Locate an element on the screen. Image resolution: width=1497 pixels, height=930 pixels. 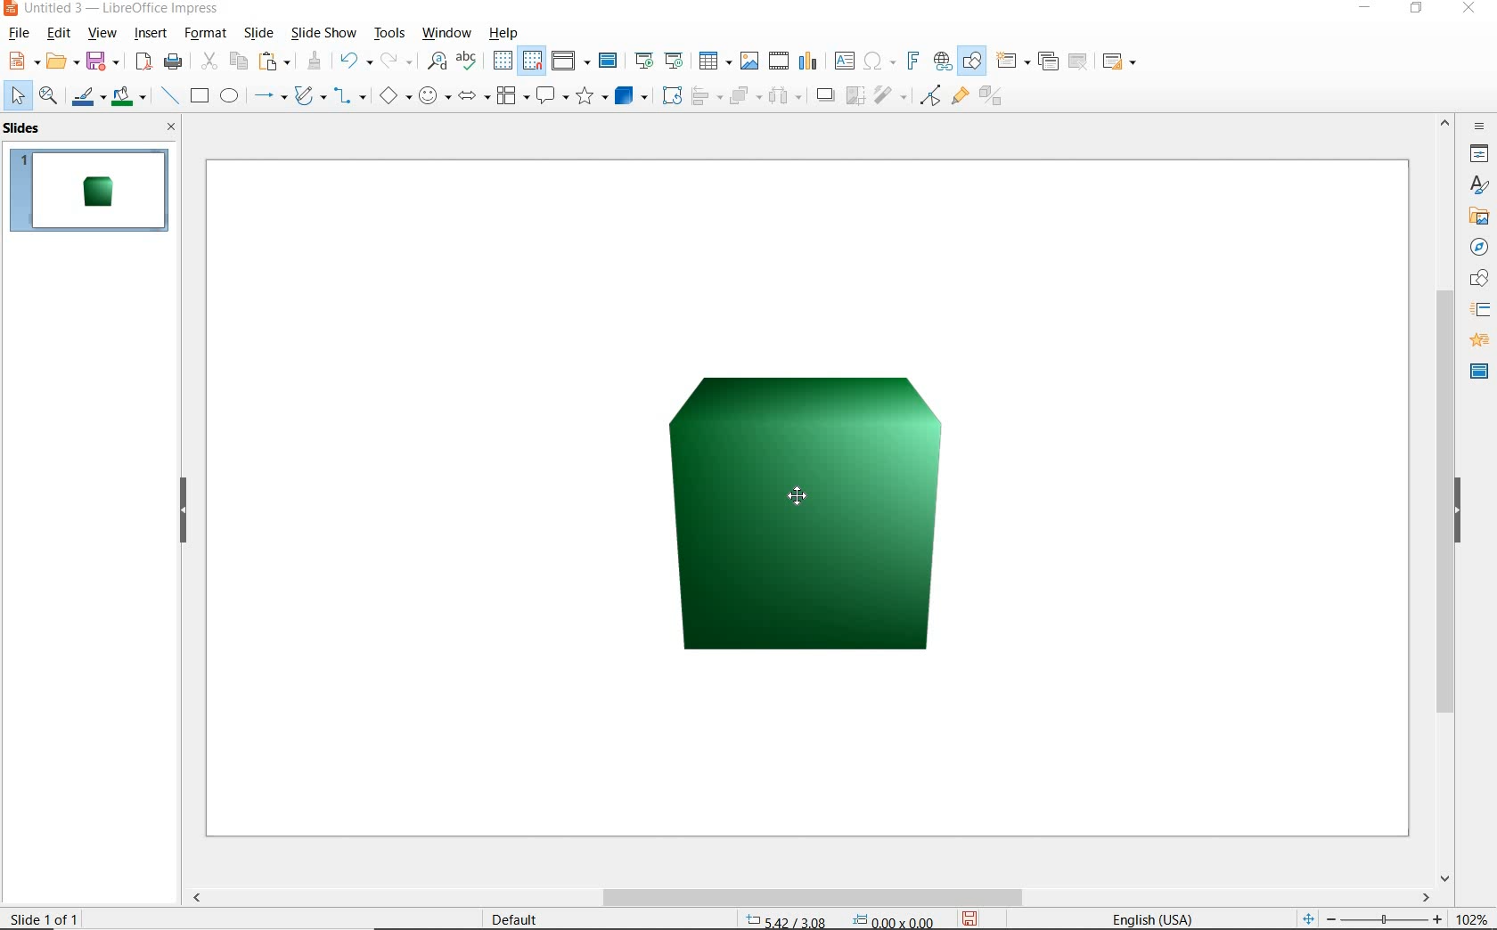
MINIMIZE is located at coordinates (1369, 7).